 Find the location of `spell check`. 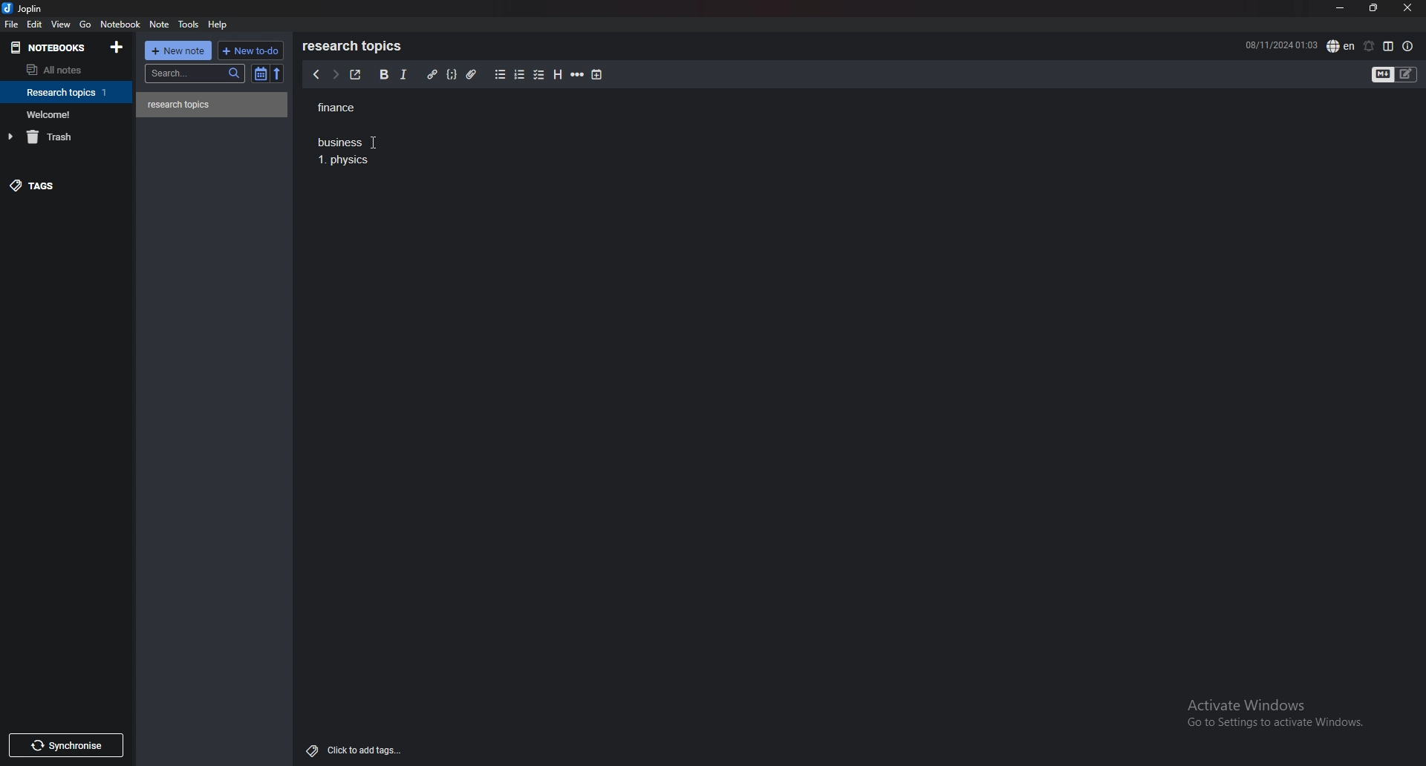

spell check is located at coordinates (1341, 45).